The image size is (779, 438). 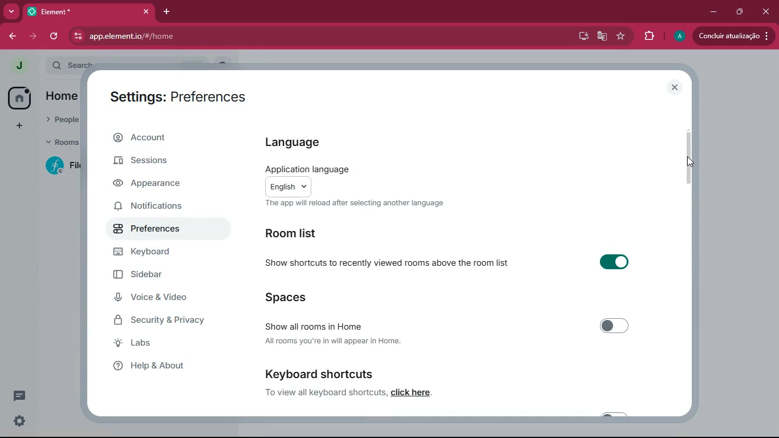 I want to click on back, so click(x=13, y=36).